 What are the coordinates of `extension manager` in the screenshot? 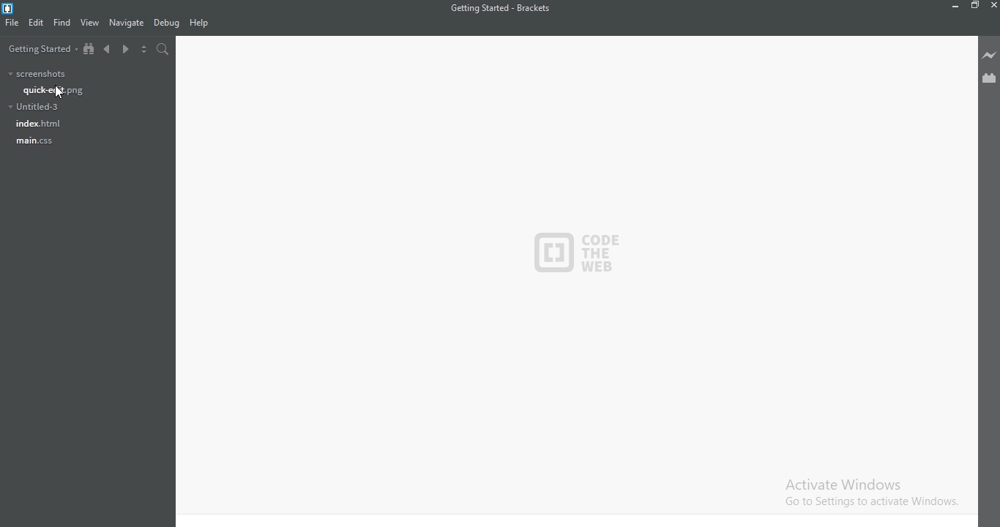 It's located at (990, 80).